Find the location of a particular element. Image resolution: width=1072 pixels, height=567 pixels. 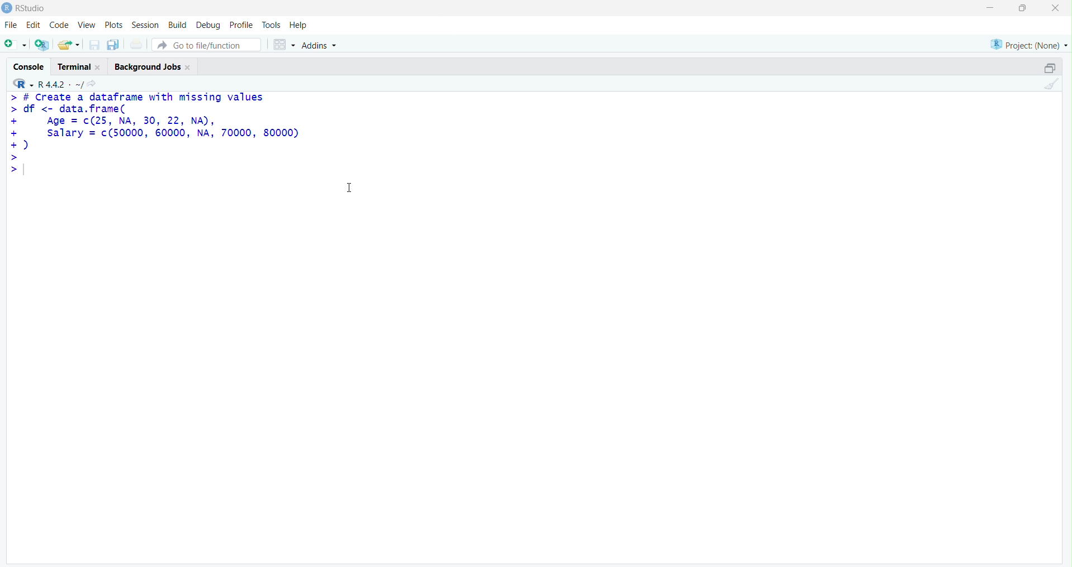

Clsoe is located at coordinates (1056, 8).